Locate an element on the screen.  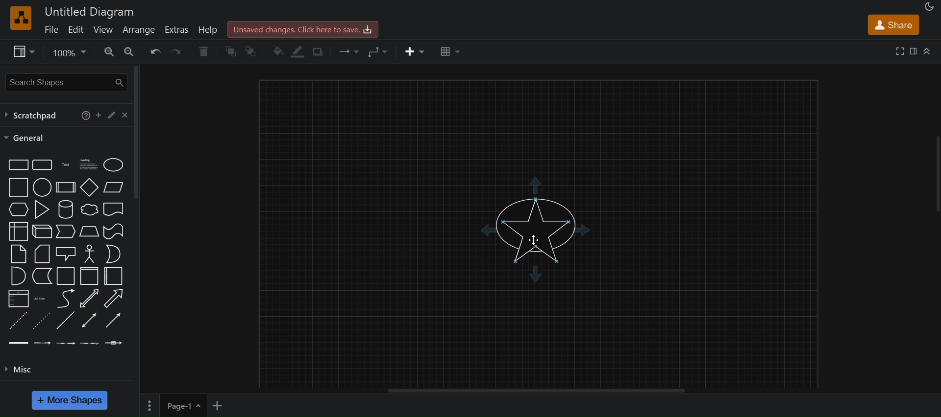
dashed line is located at coordinates (16, 321).